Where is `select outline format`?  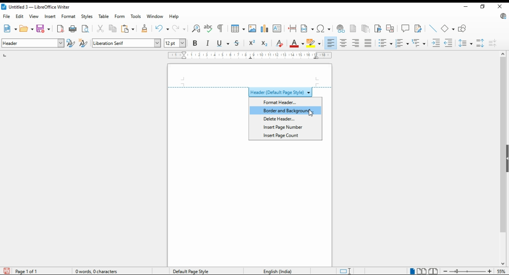
select outline format is located at coordinates (419, 43).